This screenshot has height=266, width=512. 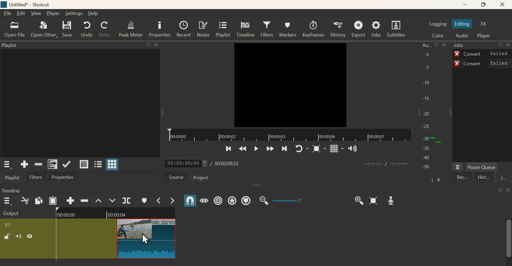 I want to click on Notes, so click(x=202, y=30).